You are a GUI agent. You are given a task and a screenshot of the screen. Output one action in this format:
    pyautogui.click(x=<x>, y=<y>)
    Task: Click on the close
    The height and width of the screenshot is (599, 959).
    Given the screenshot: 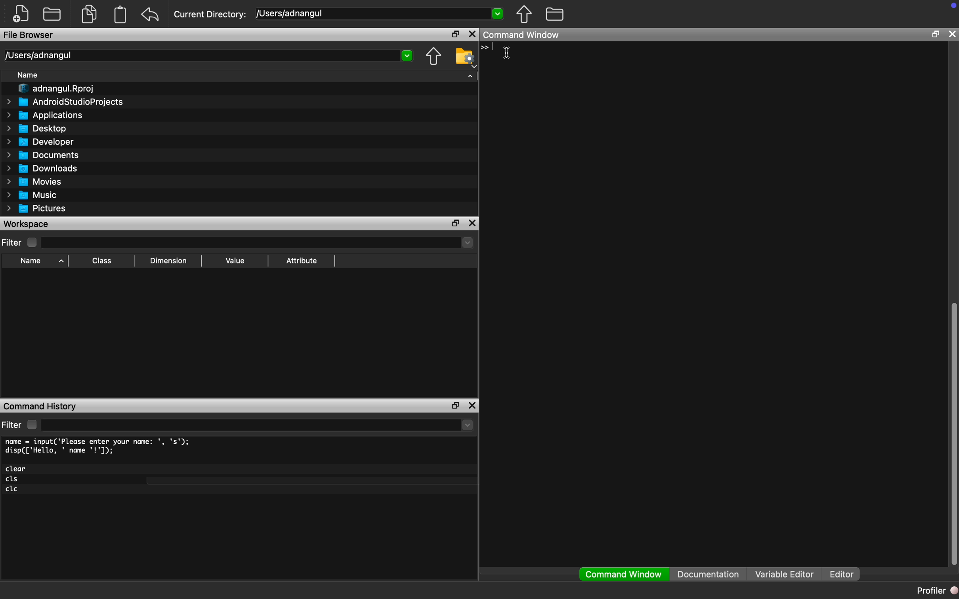 What is the action you would take?
    pyautogui.click(x=472, y=405)
    